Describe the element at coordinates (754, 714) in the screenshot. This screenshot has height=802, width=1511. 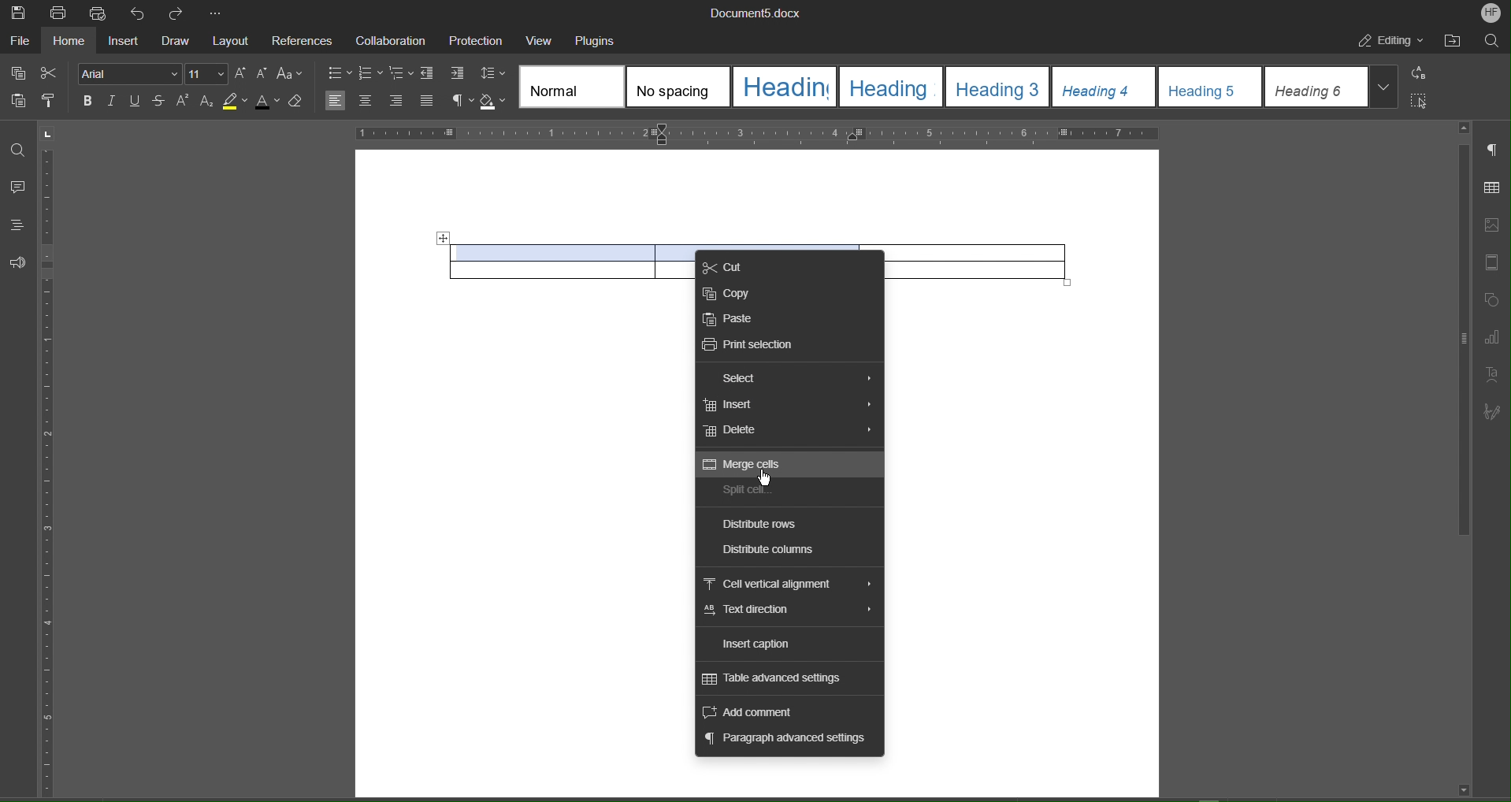
I see `Add comment` at that location.